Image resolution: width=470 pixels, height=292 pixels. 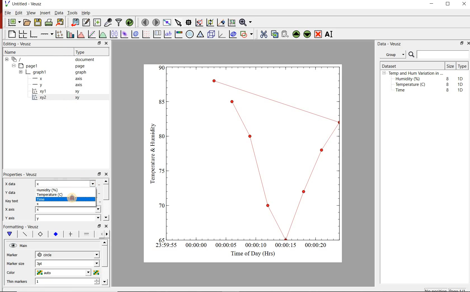 What do you see at coordinates (97, 284) in the screenshot?
I see `decrease` at bounding box center [97, 284].